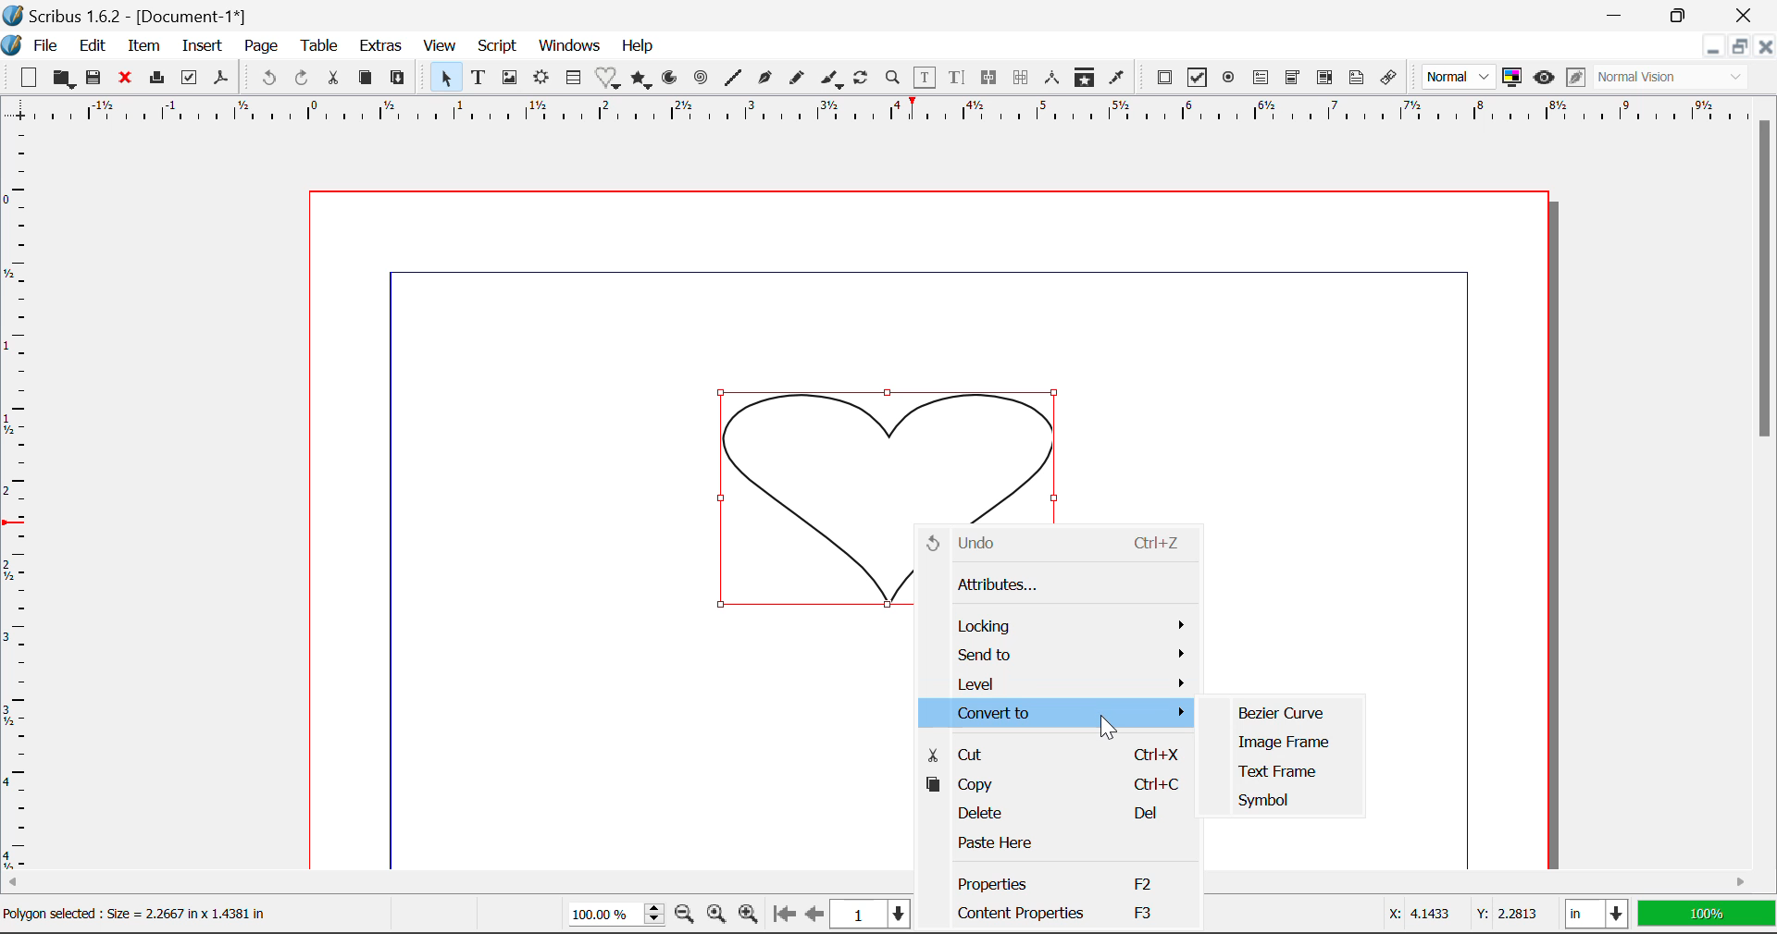 This screenshot has height=934, width=1777. What do you see at coordinates (1287, 708) in the screenshot?
I see `Bezier Curve` at bounding box center [1287, 708].